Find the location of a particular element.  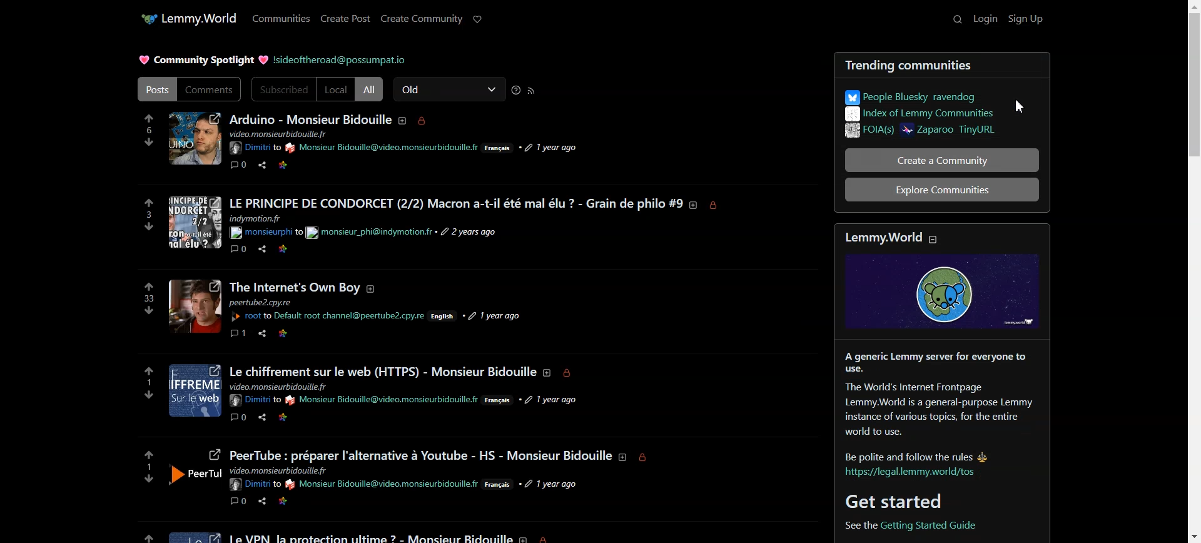

Hyperlink is located at coordinates (382, 483).